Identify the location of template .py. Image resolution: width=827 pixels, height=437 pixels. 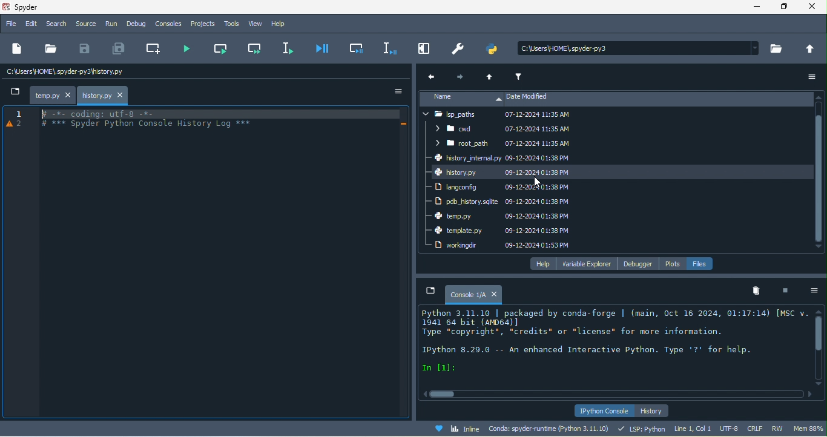
(460, 232).